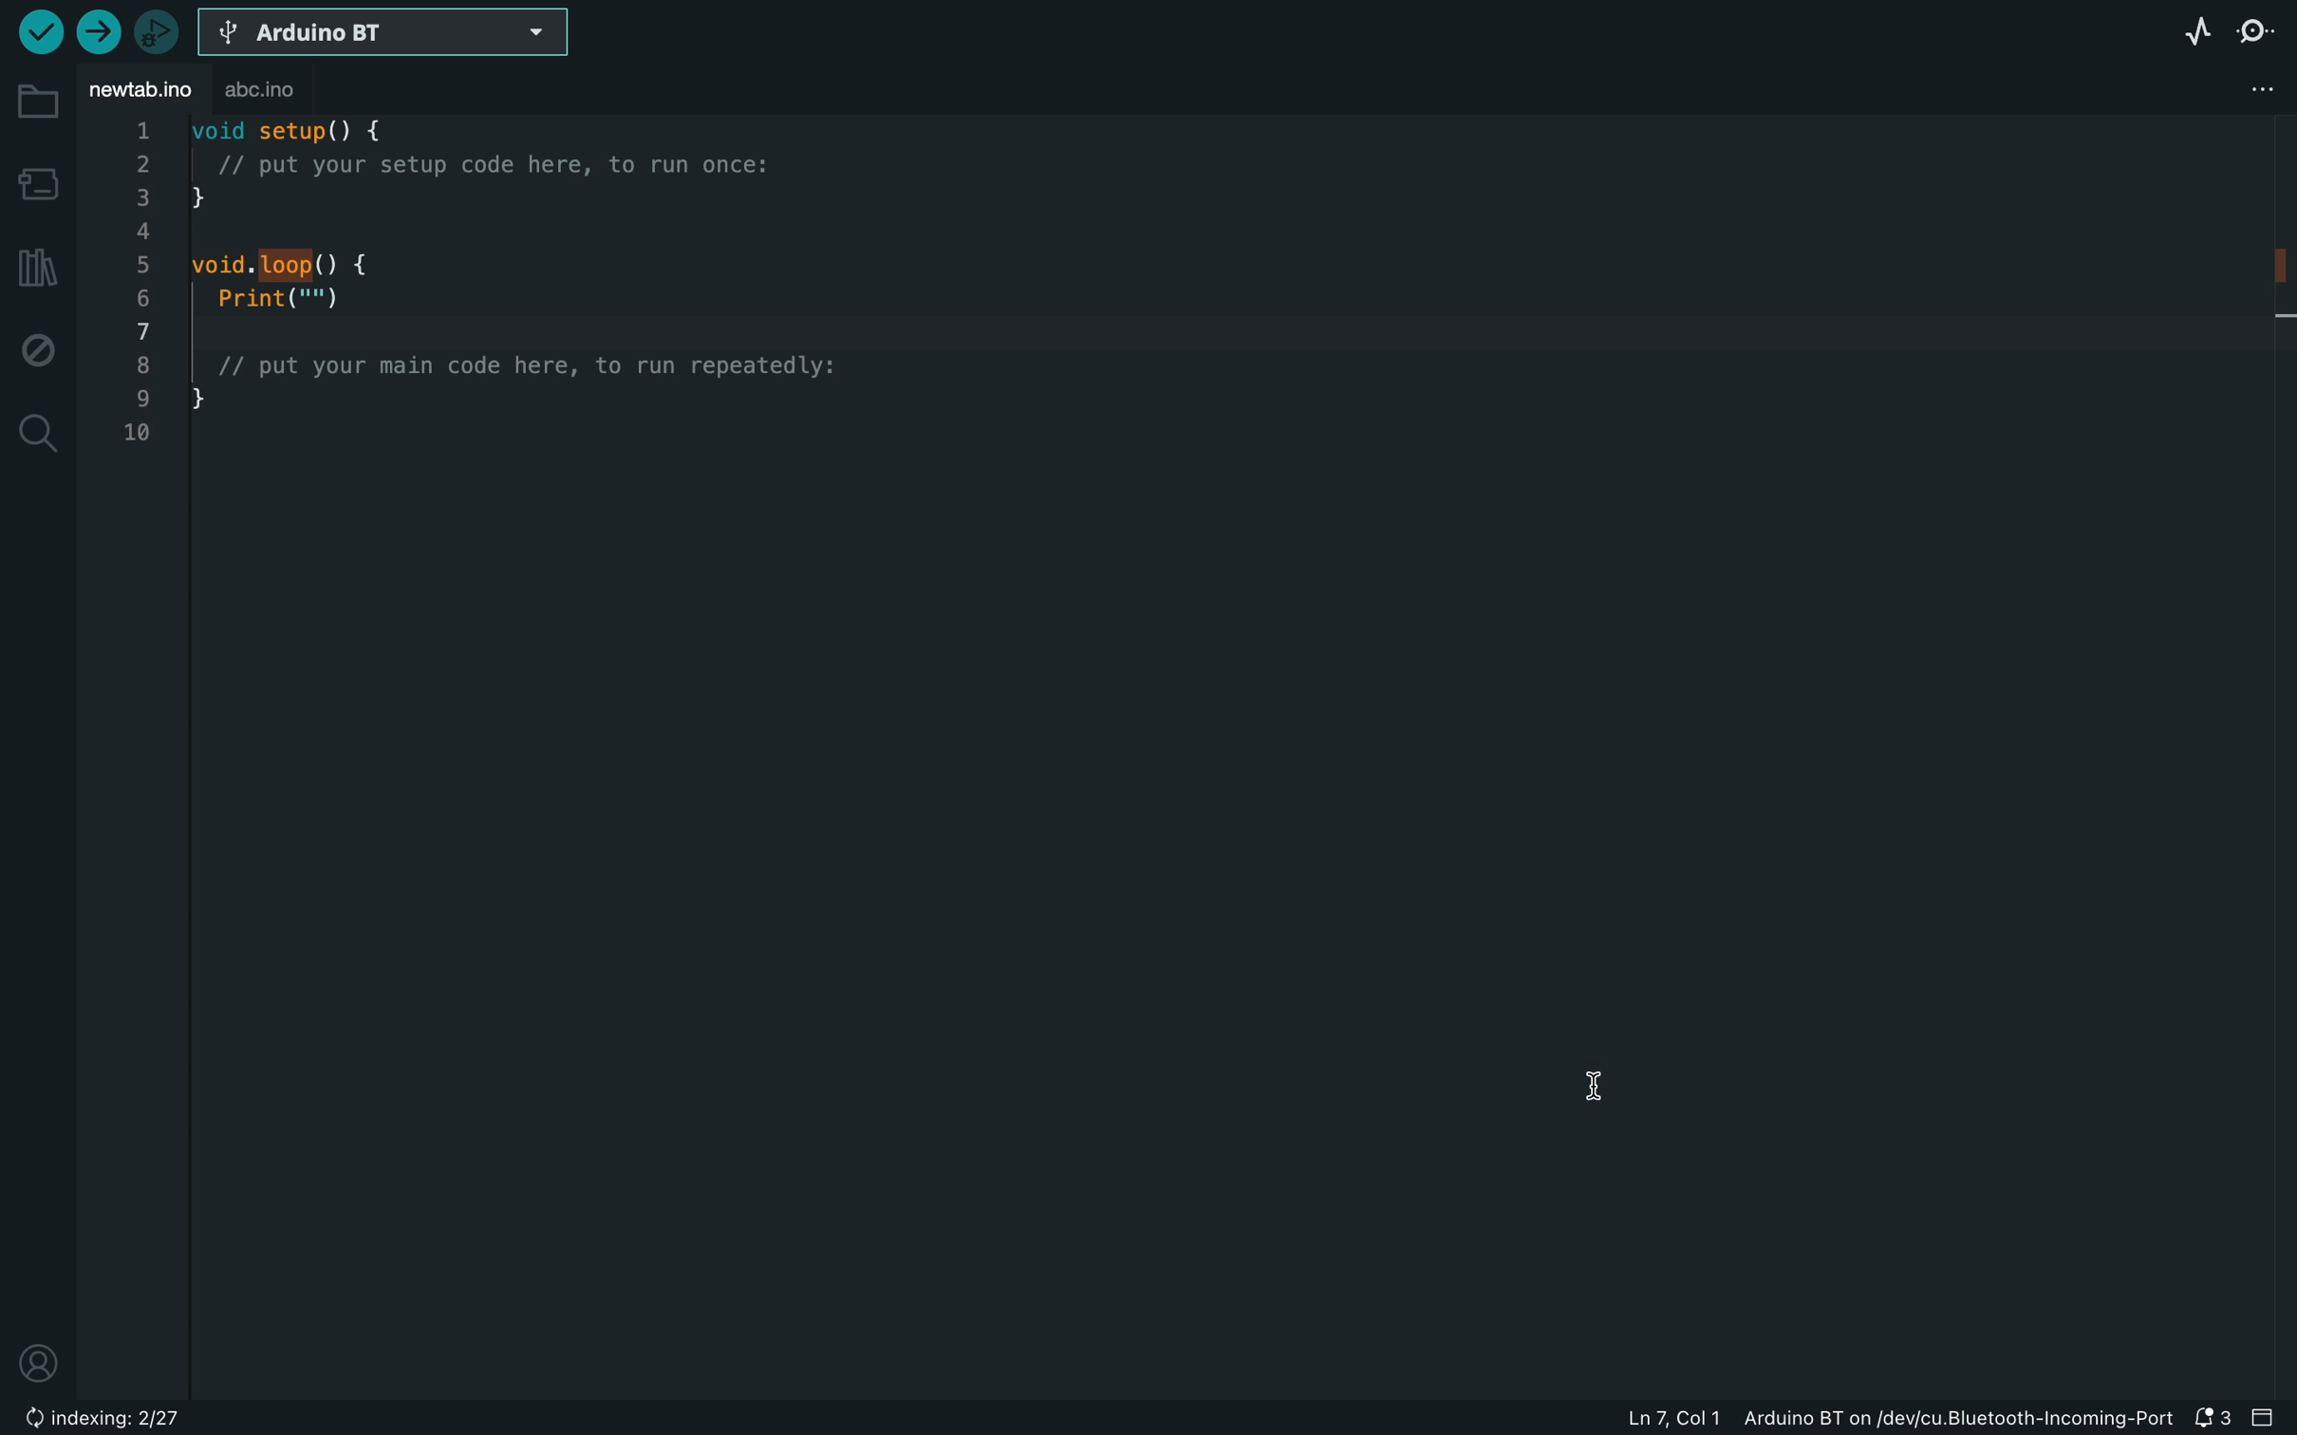  What do you see at coordinates (44, 1362) in the screenshot?
I see `profile` at bounding box center [44, 1362].